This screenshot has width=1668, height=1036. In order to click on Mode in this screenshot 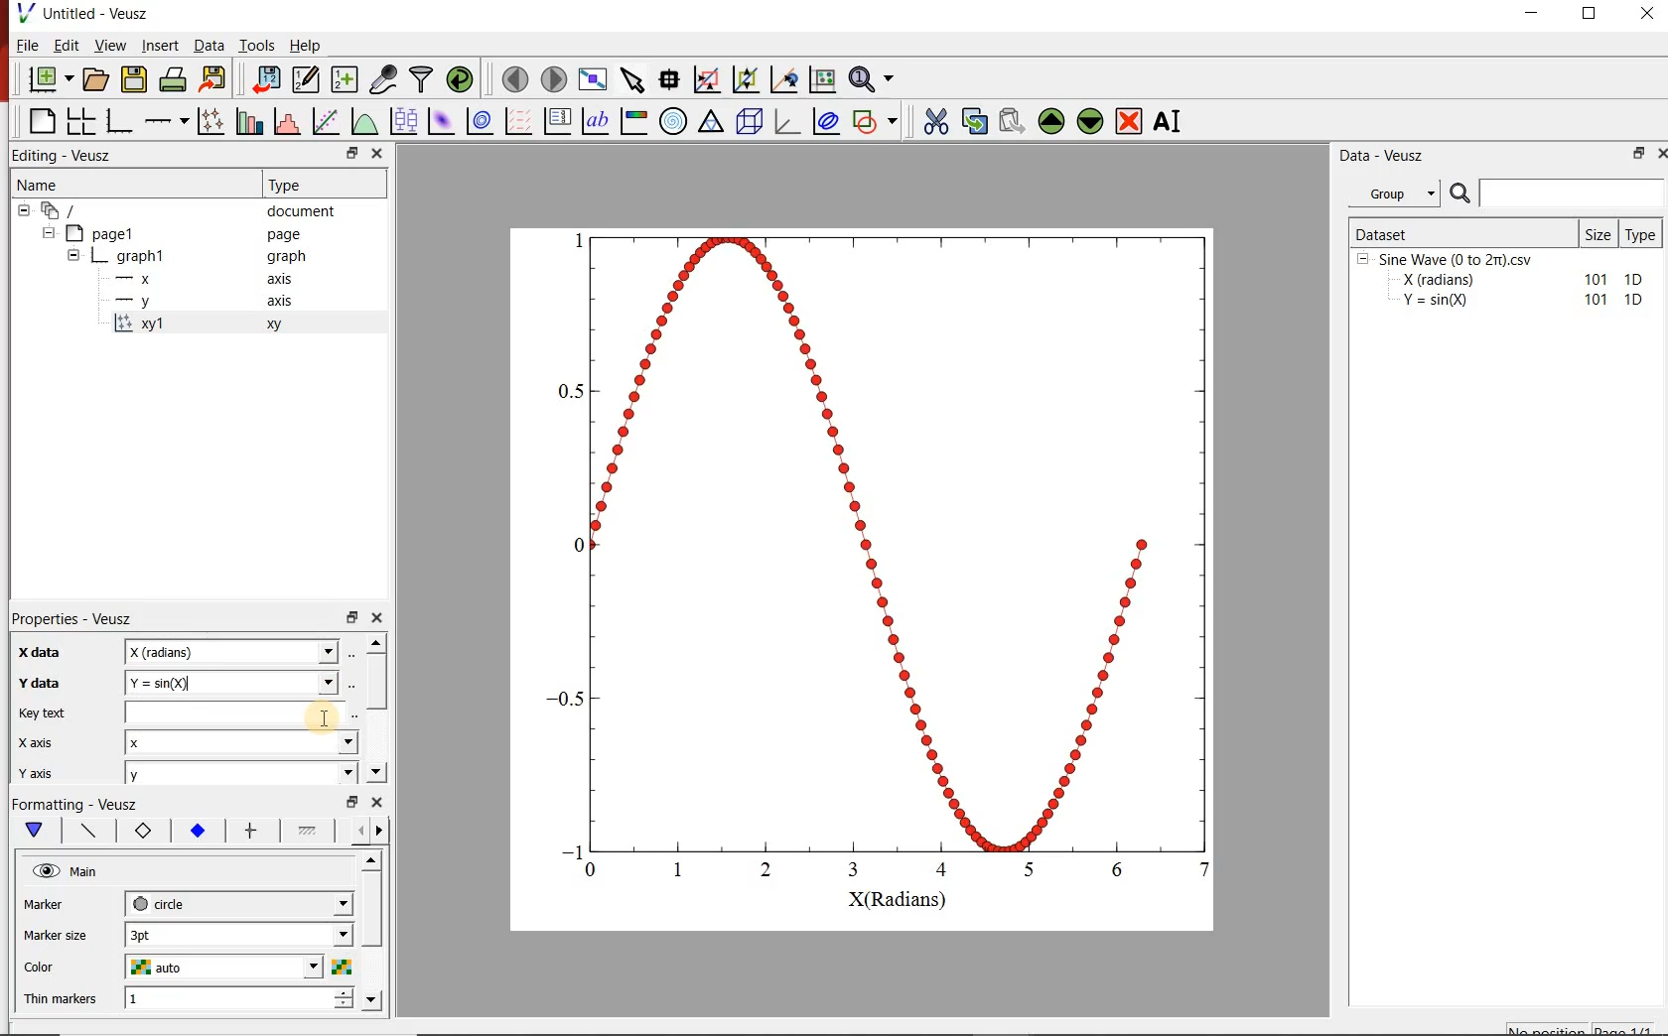, I will do `click(35, 769)`.